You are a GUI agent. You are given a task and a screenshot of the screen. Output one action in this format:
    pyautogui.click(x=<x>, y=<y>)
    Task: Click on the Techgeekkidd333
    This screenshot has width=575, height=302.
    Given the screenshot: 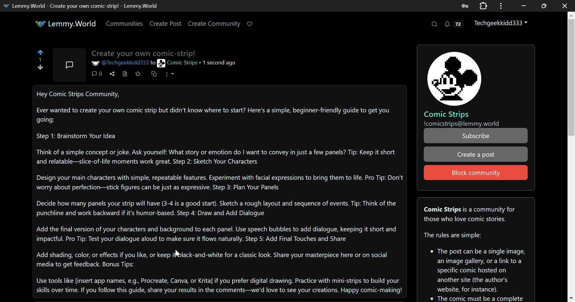 What is the action you would take?
    pyautogui.click(x=502, y=24)
    